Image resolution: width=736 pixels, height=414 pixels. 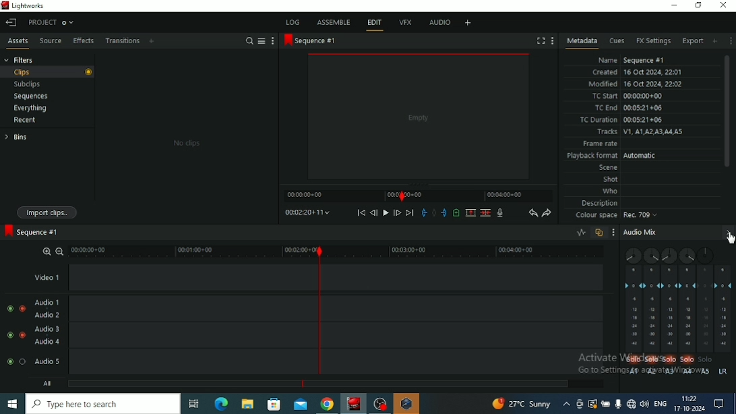 What do you see at coordinates (652, 41) in the screenshot?
I see `FX Settings` at bounding box center [652, 41].